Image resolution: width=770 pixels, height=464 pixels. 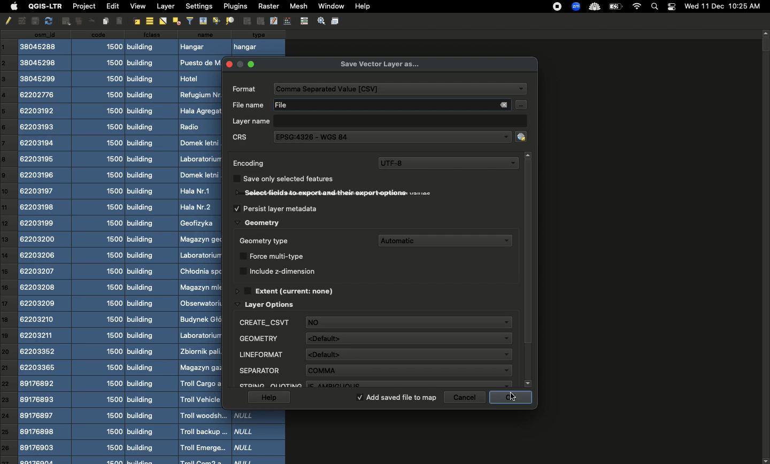 I want to click on zoom, so click(x=574, y=6).